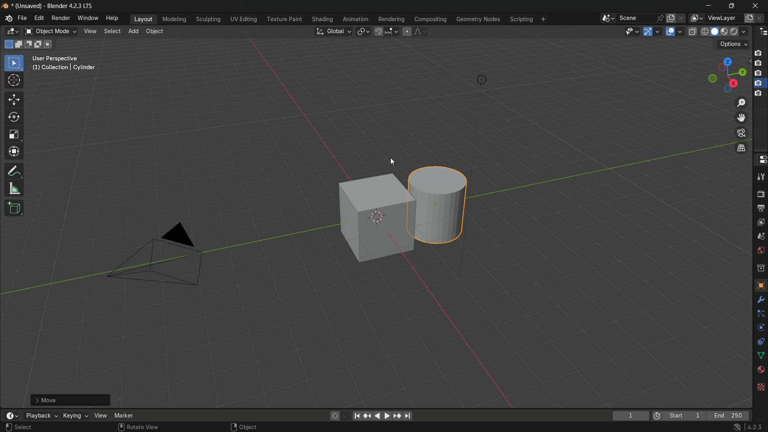 The height and width of the screenshot is (432, 768). Describe the element at coordinates (758, 96) in the screenshot. I see `capture` at that location.